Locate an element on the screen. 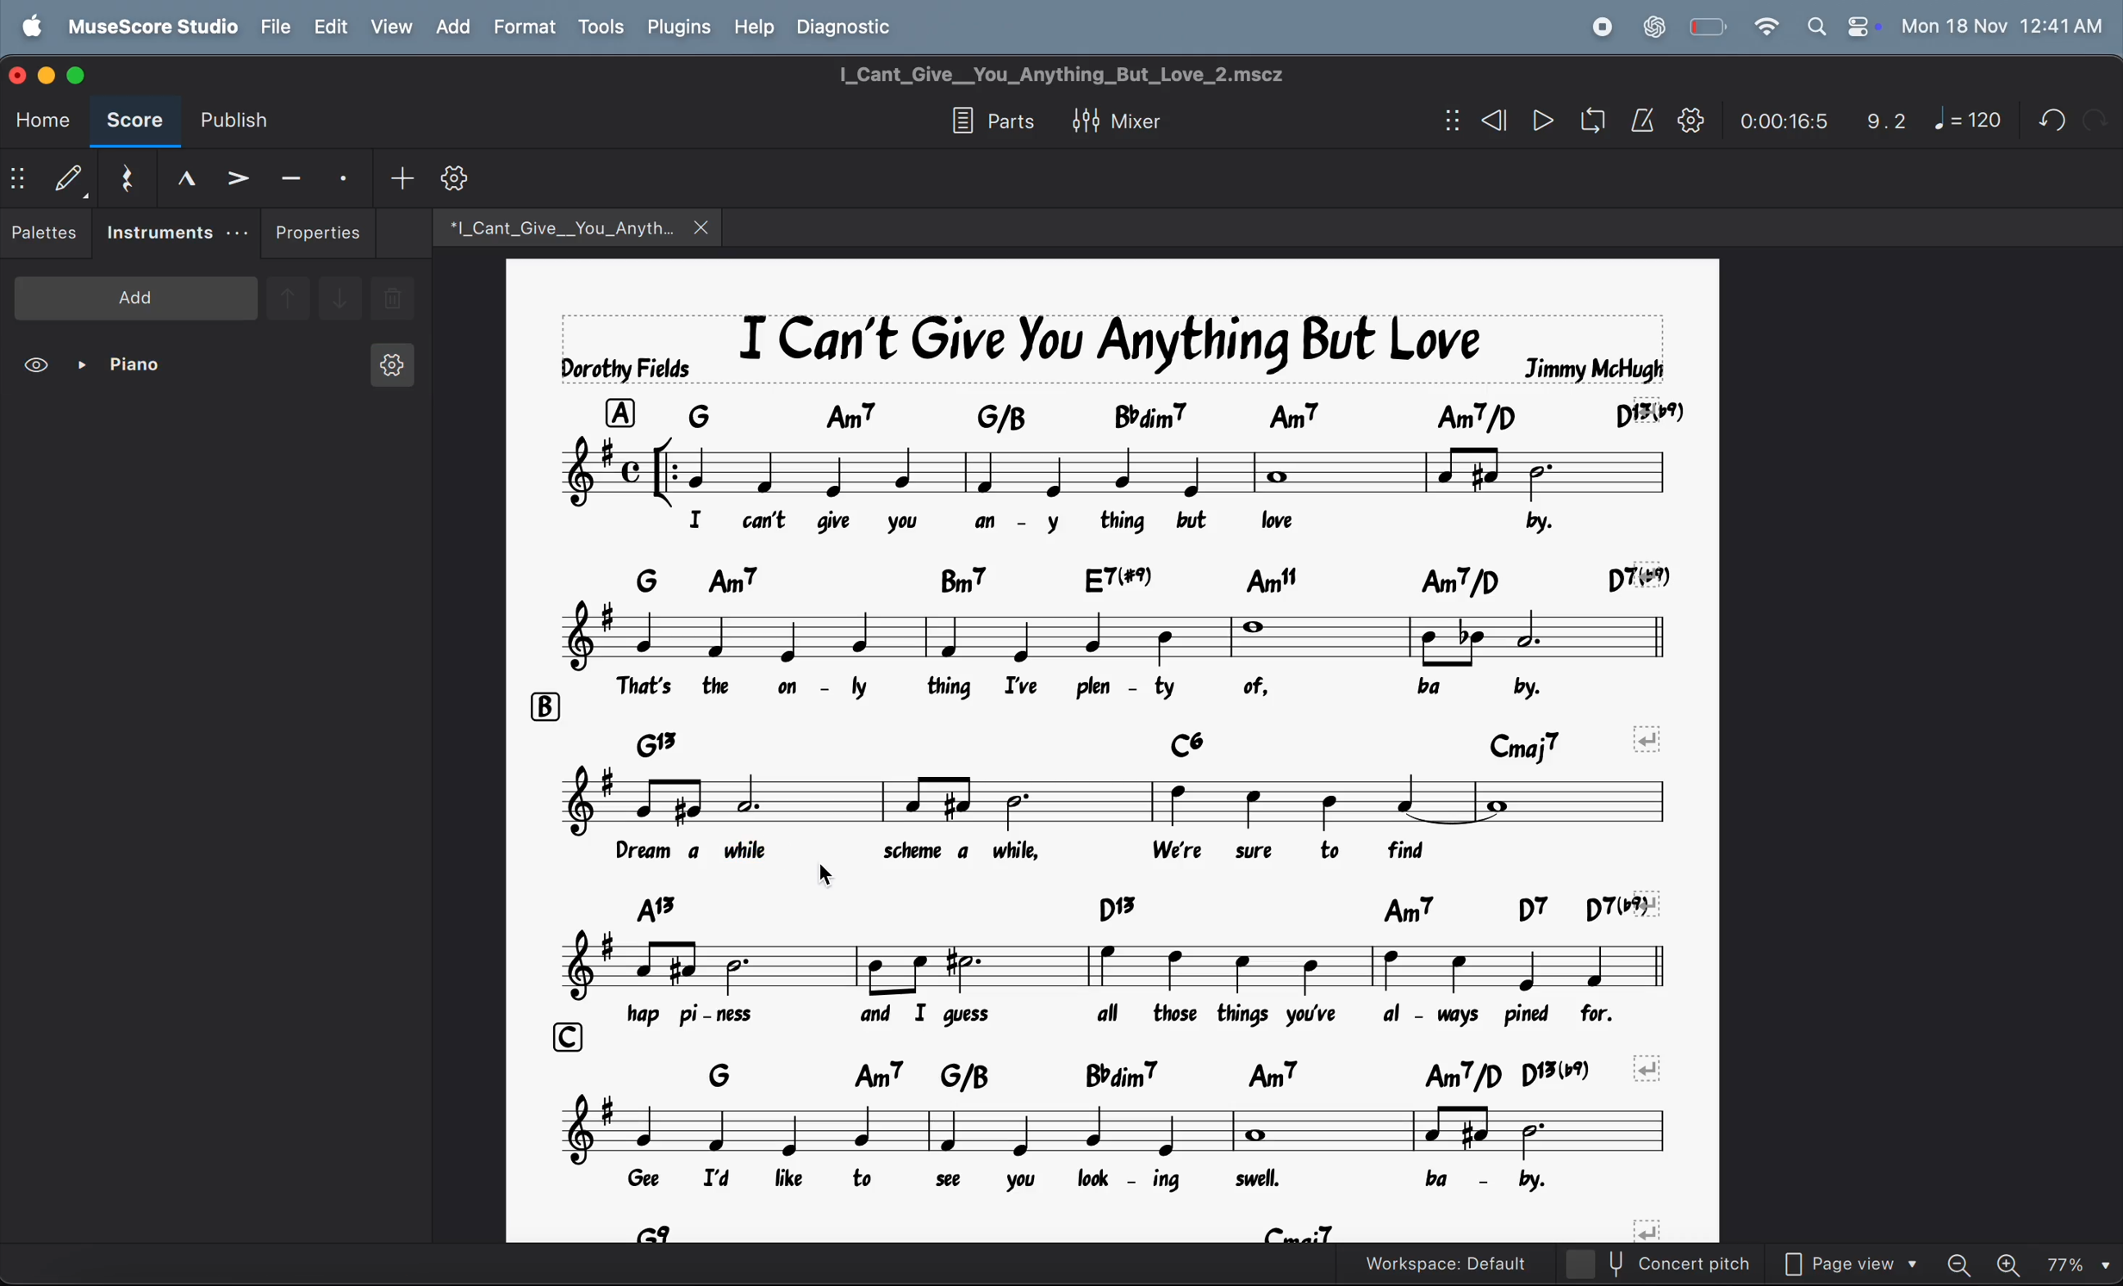  lyrics is located at coordinates (1147, 1180).